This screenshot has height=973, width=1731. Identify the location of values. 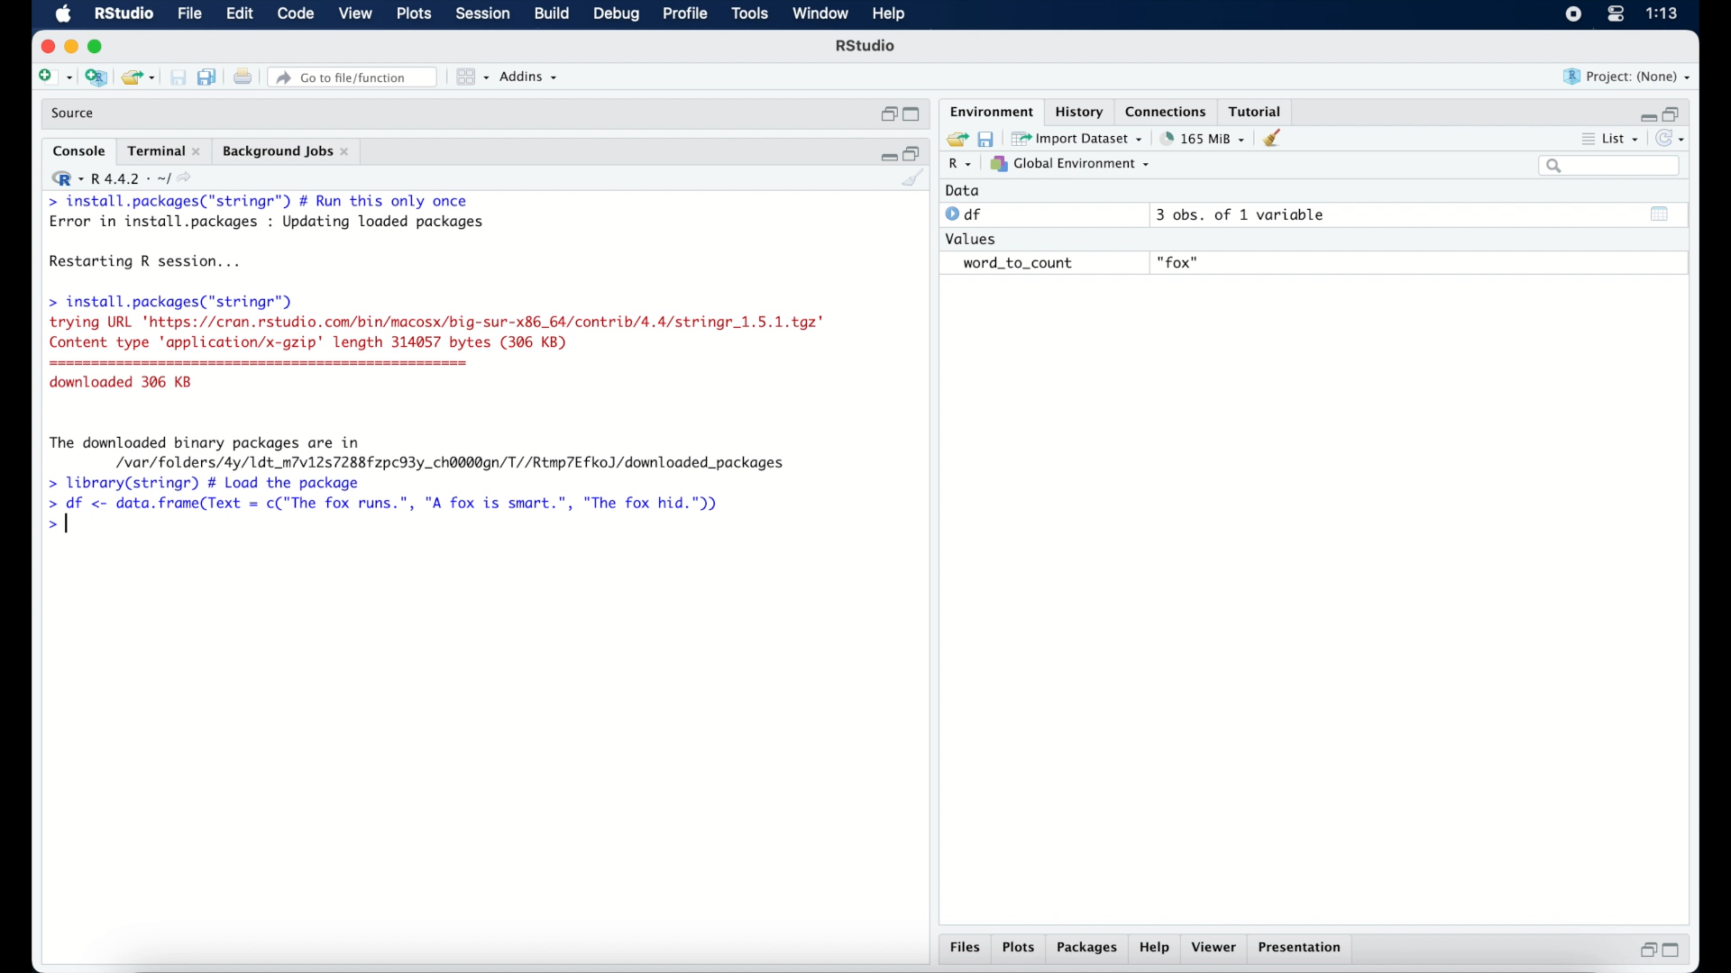
(973, 237).